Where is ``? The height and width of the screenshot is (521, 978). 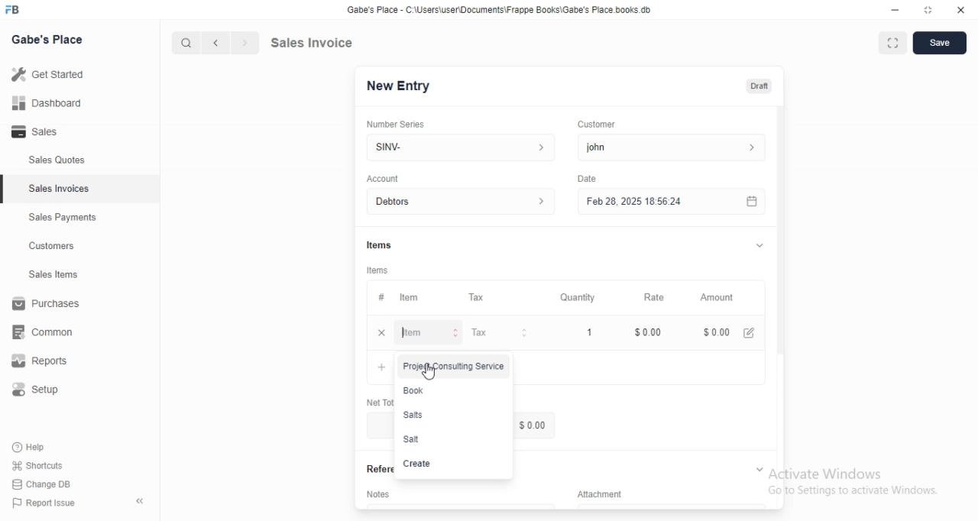
 is located at coordinates (381, 244).